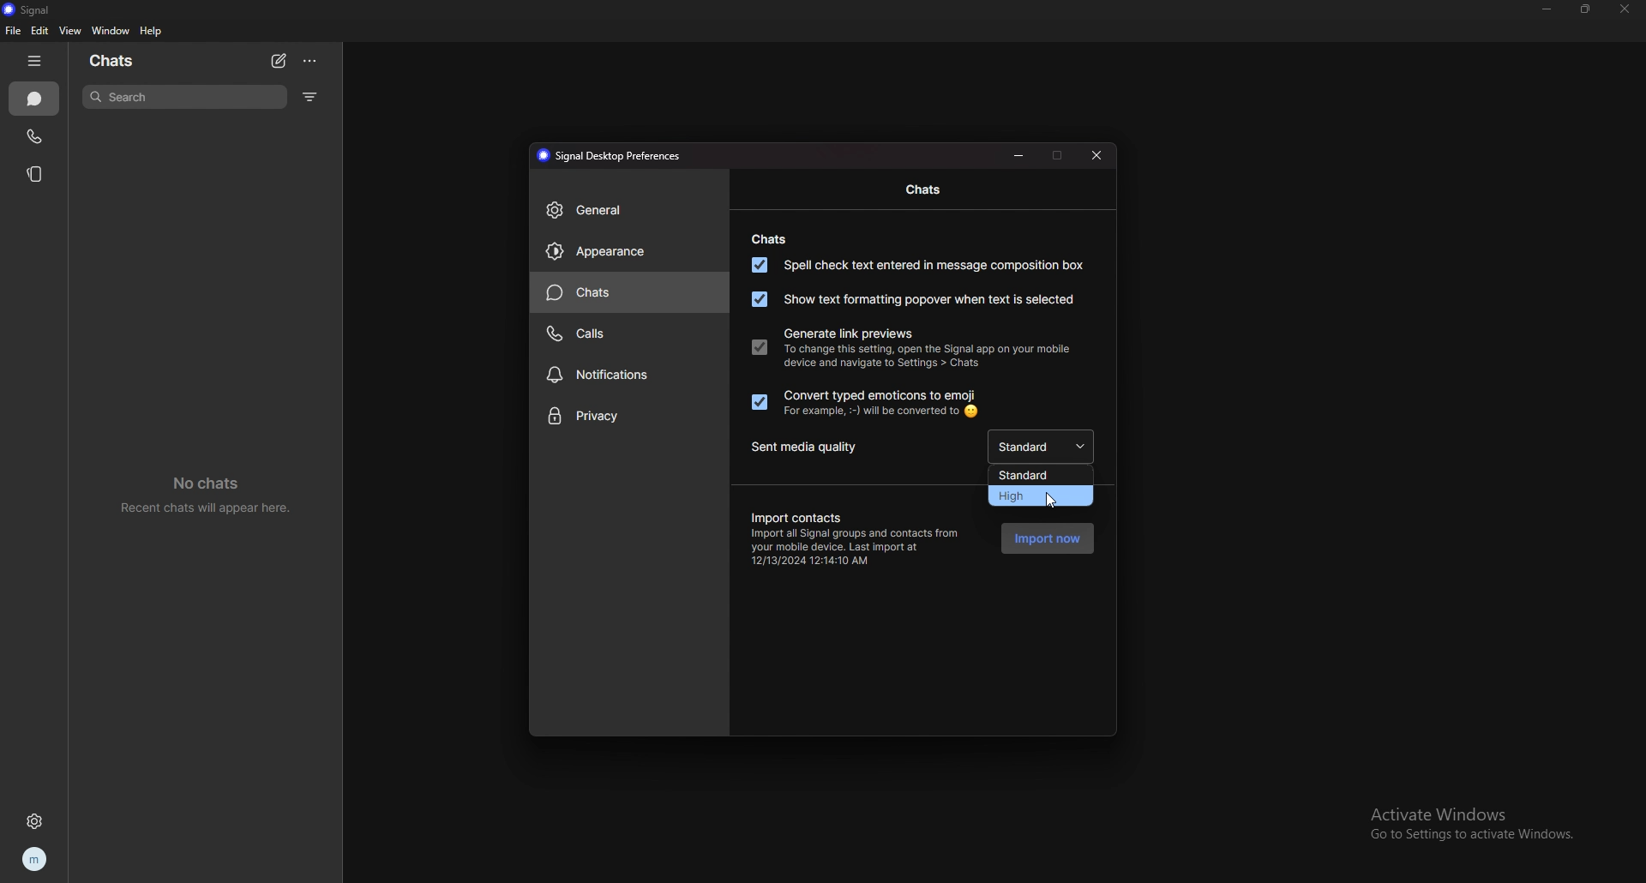 Image resolution: width=1646 pixels, height=883 pixels. Describe the element at coordinates (910, 300) in the screenshot. I see `show text formatting popover when text is selected` at that location.